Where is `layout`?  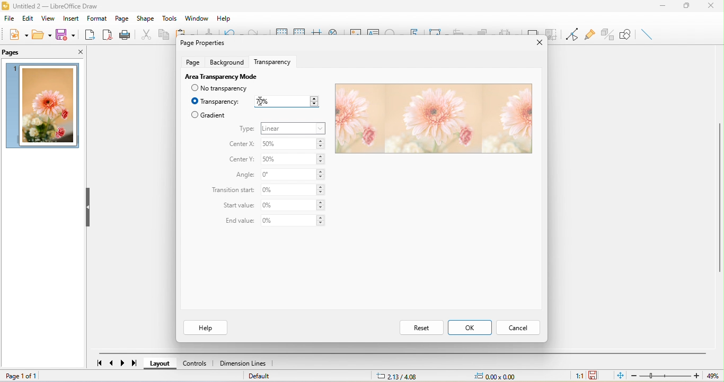
layout is located at coordinates (163, 363).